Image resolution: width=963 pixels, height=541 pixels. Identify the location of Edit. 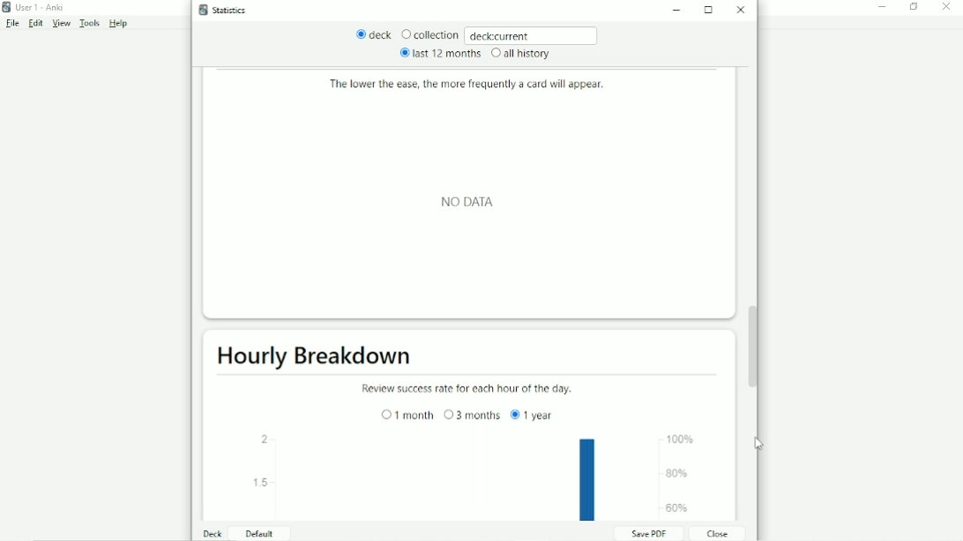
(36, 24).